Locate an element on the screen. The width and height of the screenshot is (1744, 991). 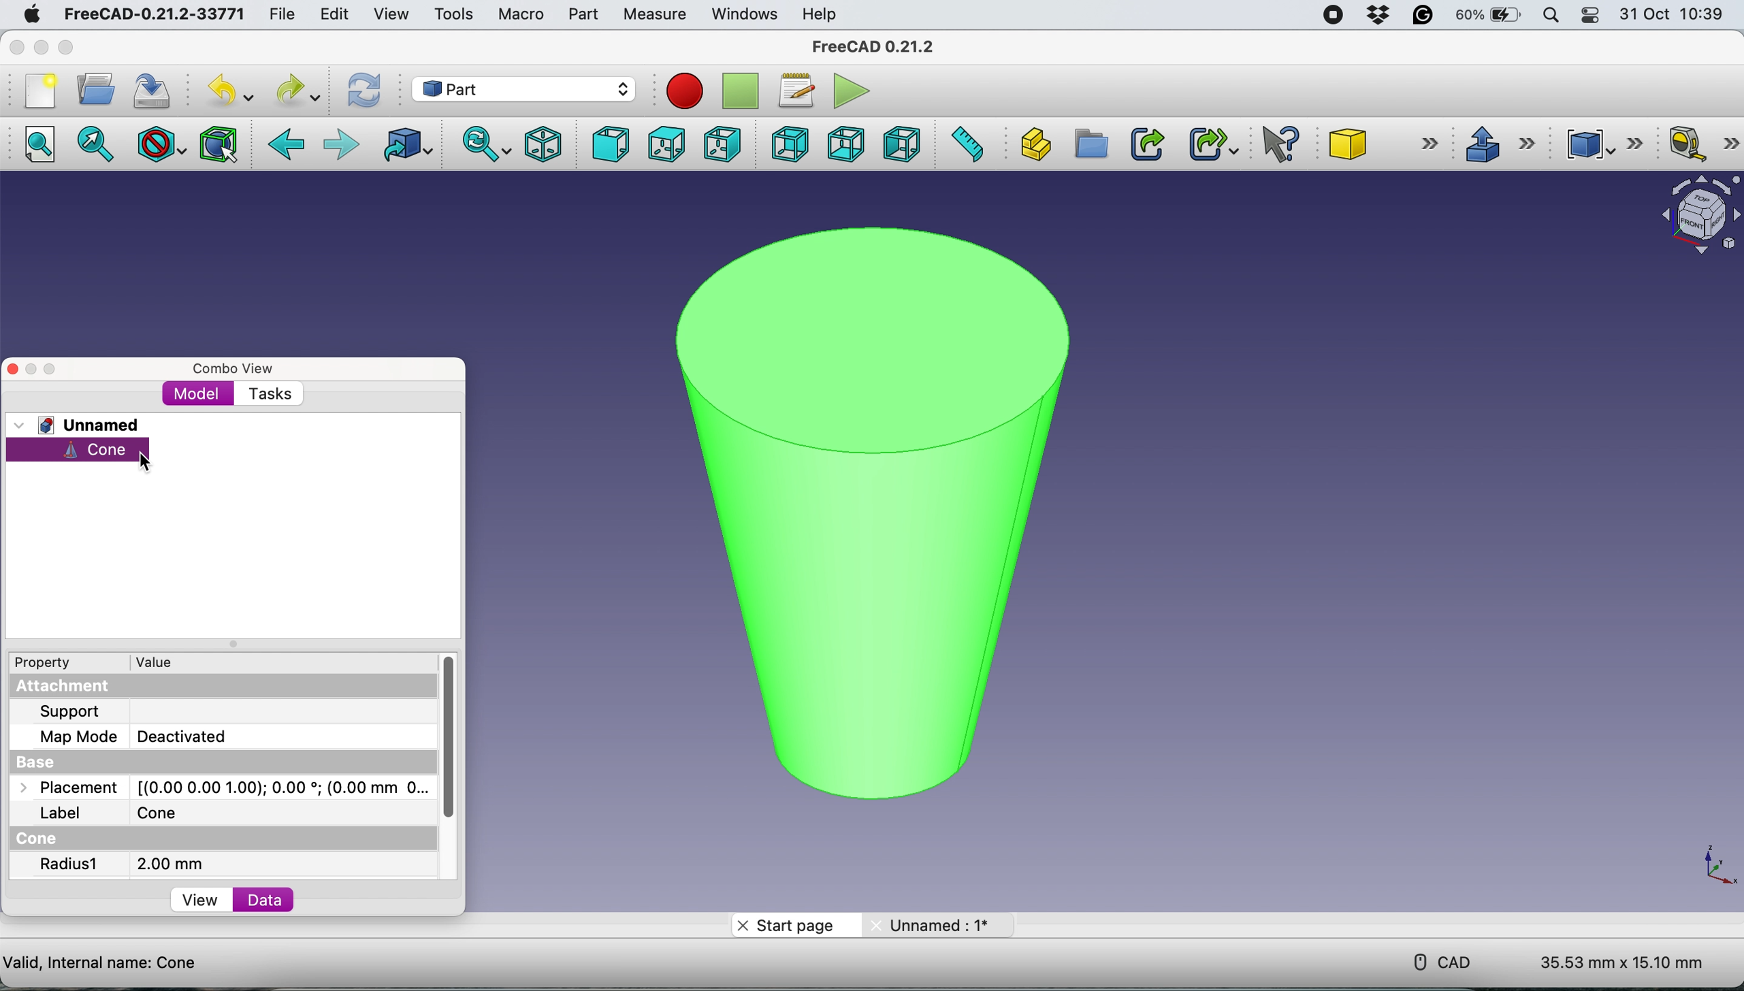
control center is located at coordinates (1592, 17).